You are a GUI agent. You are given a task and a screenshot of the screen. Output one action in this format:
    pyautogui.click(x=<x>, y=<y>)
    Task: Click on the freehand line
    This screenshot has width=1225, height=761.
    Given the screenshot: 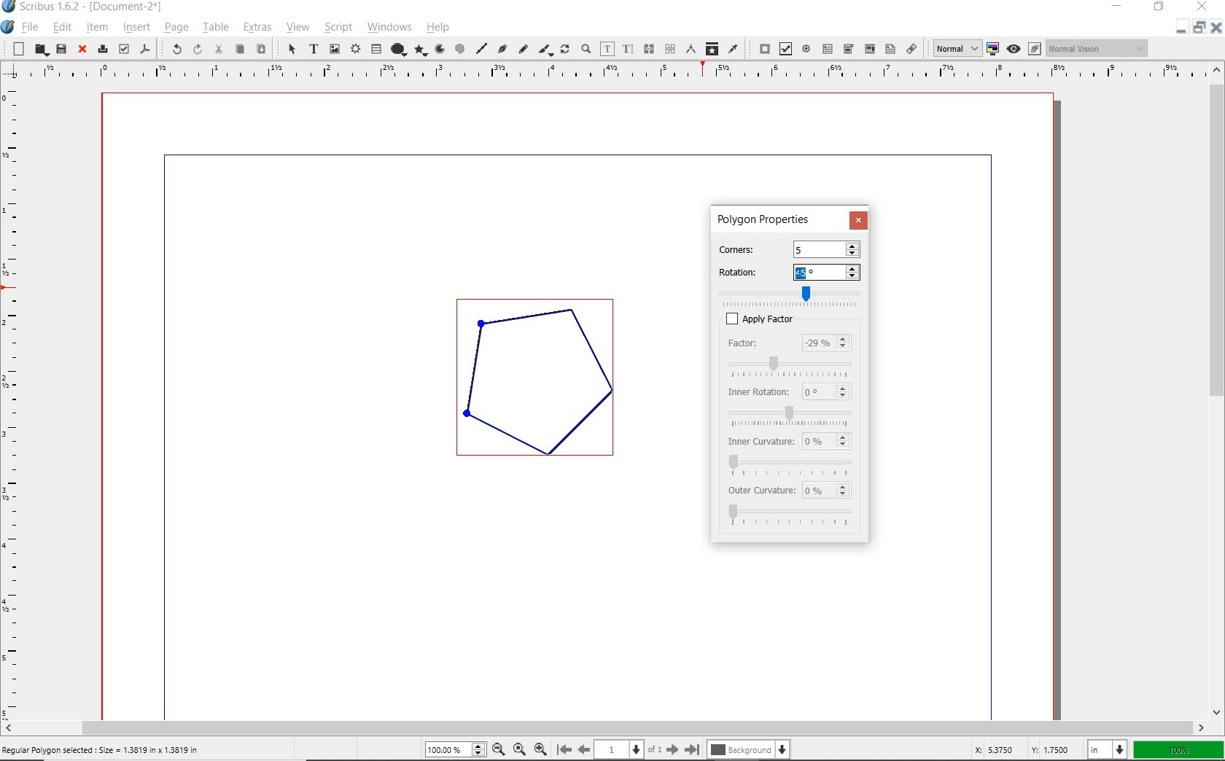 What is the action you would take?
    pyautogui.click(x=523, y=50)
    